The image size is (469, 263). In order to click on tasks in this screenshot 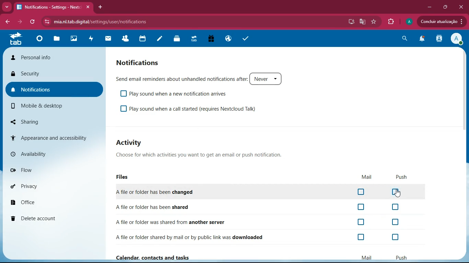, I will do `click(245, 38)`.